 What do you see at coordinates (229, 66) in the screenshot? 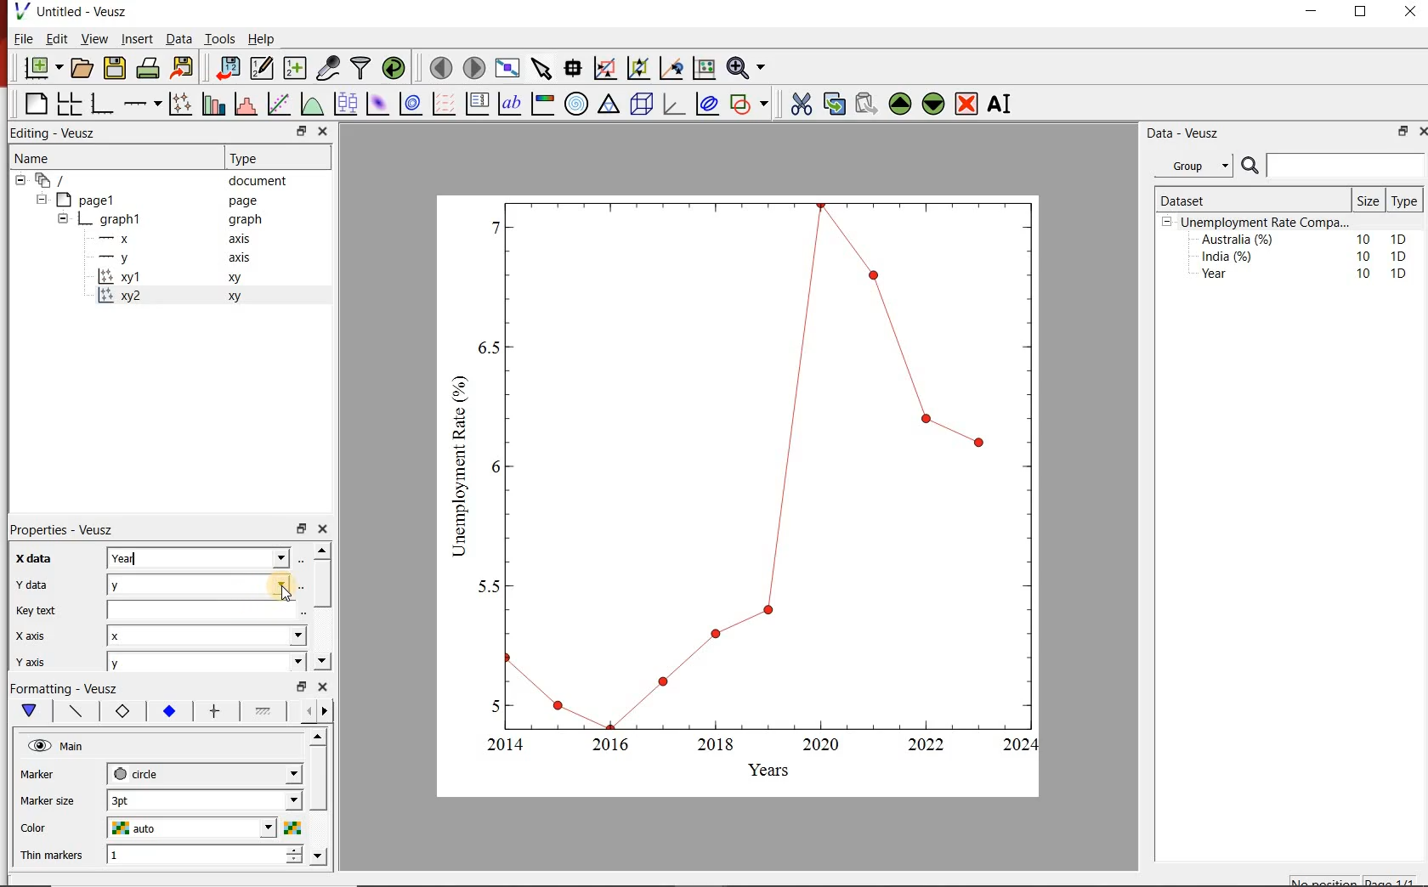
I see `import document` at bounding box center [229, 66].